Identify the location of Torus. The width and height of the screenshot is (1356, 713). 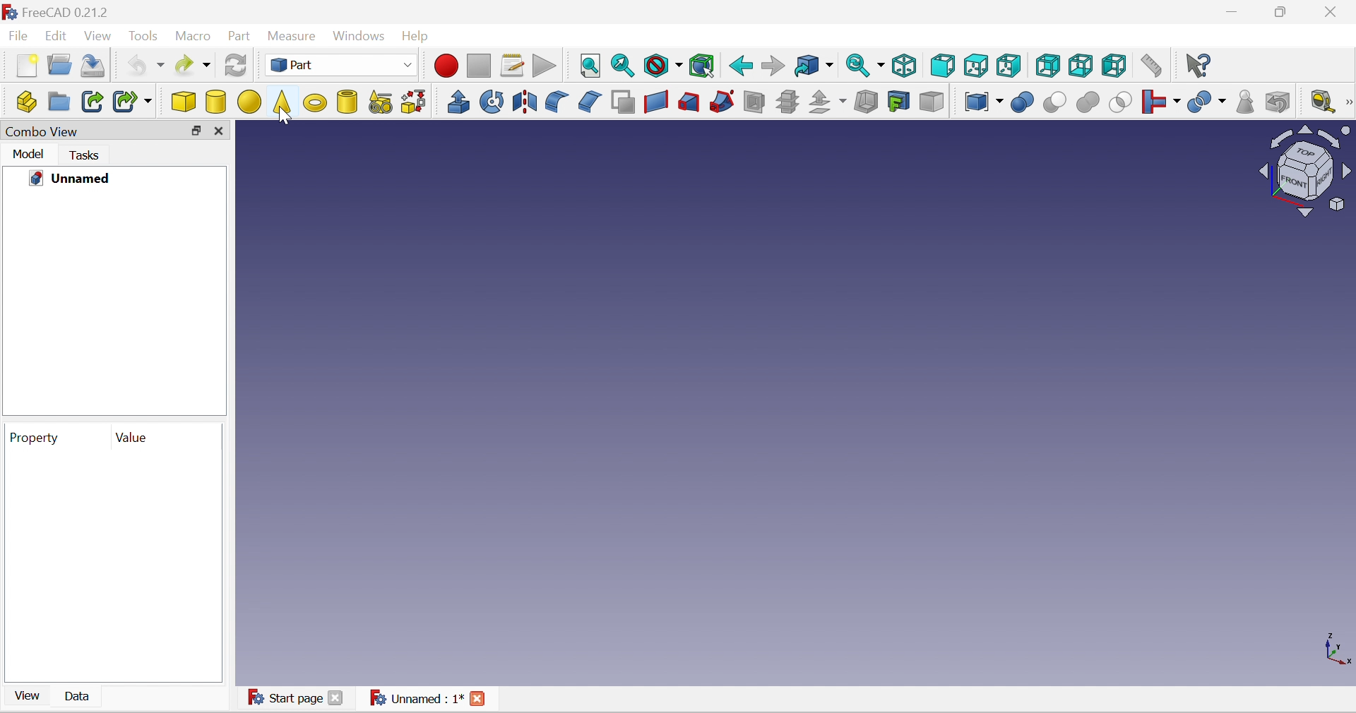
(317, 104).